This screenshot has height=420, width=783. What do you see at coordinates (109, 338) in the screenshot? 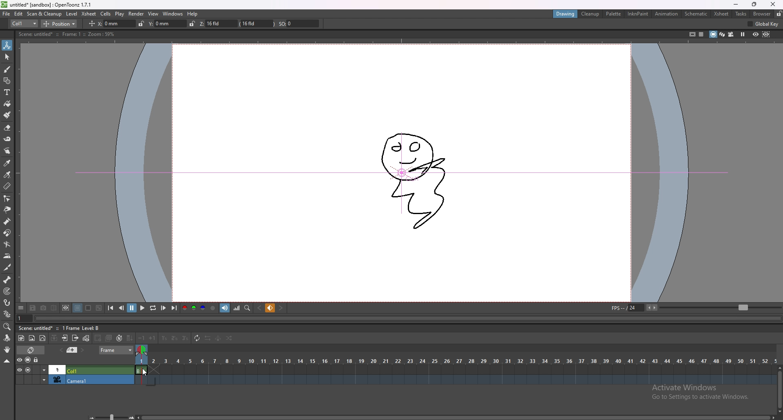
I see `duplicate drawing` at bounding box center [109, 338].